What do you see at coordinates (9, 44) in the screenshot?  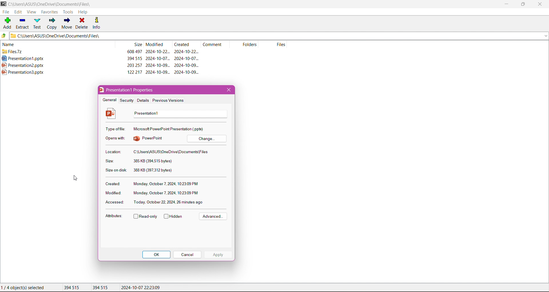 I see `name` at bounding box center [9, 44].